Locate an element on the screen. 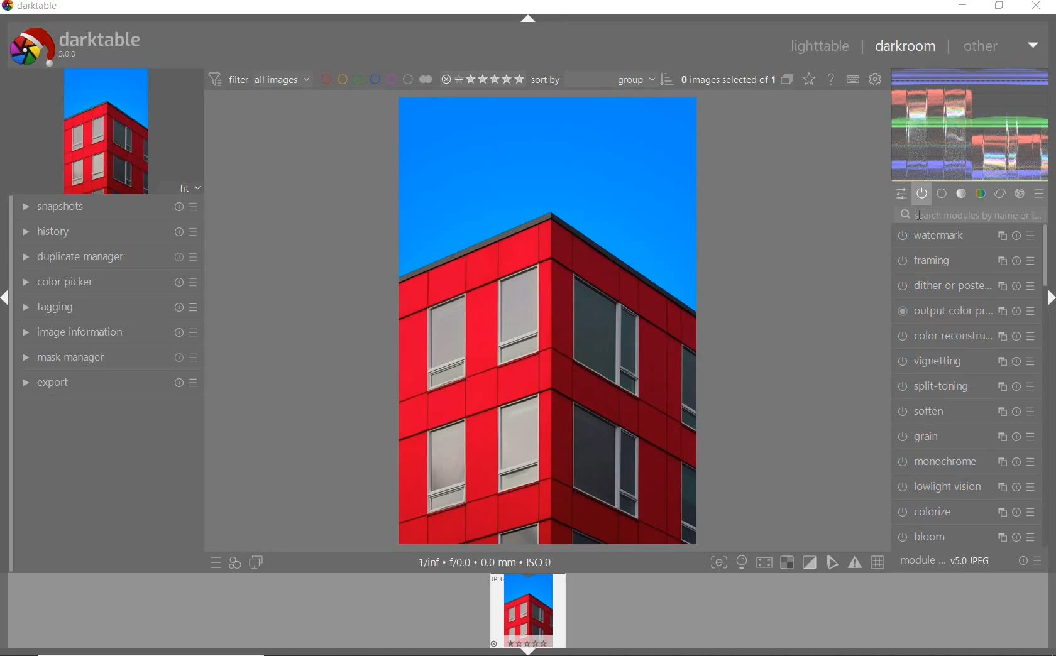 Image resolution: width=1056 pixels, height=656 pixels. module order is located at coordinates (949, 562).